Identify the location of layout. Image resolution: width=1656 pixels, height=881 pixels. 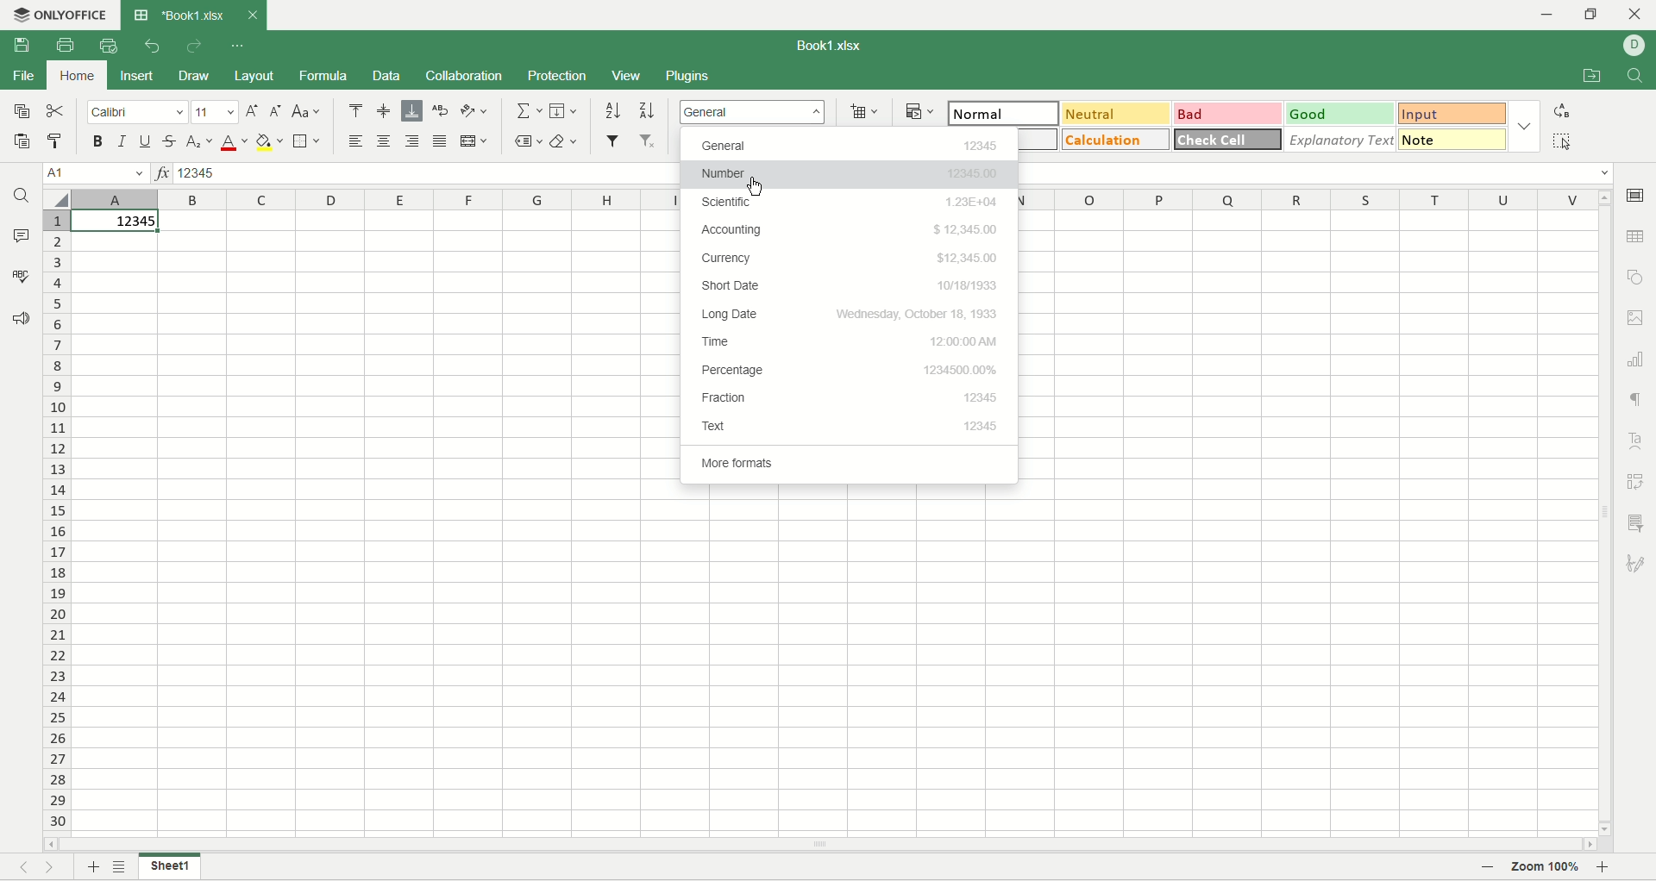
(256, 76).